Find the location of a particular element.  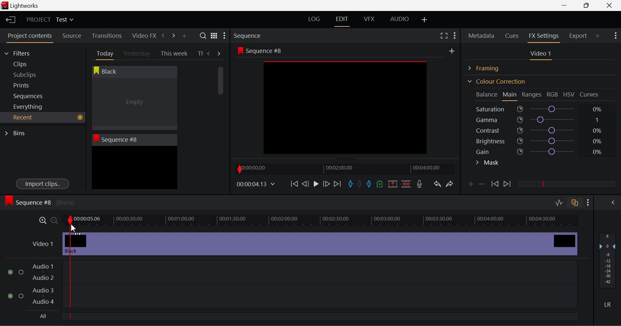

Add Panel is located at coordinates (184, 36).